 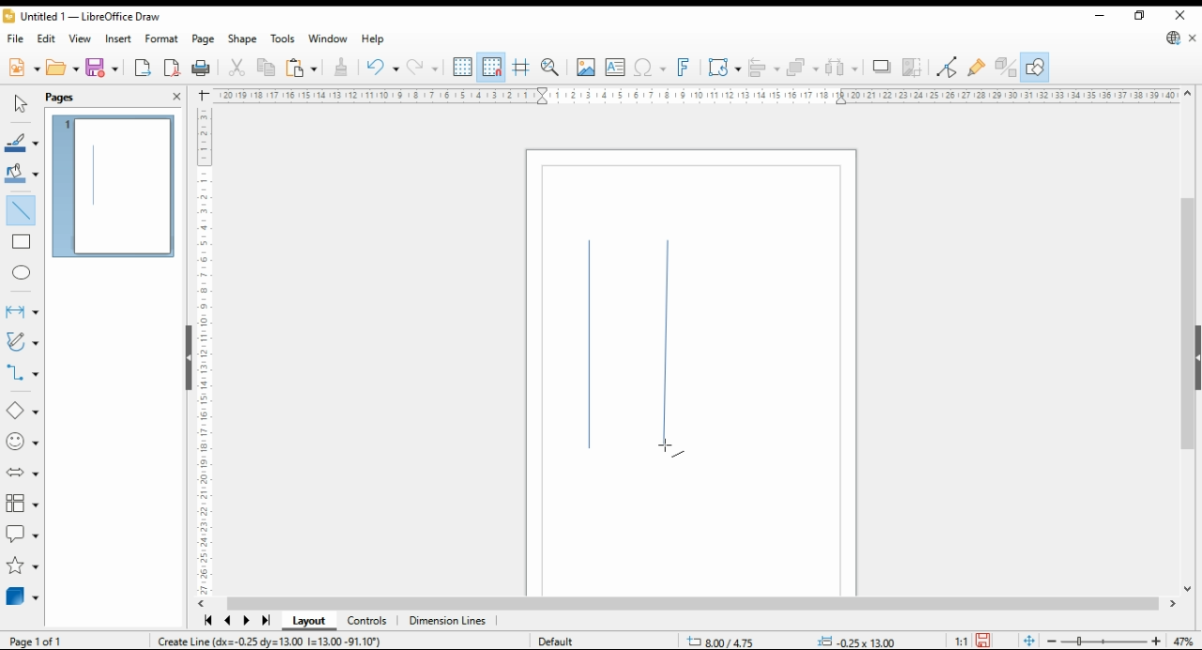 I want to click on page, so click(x=203, y=39).